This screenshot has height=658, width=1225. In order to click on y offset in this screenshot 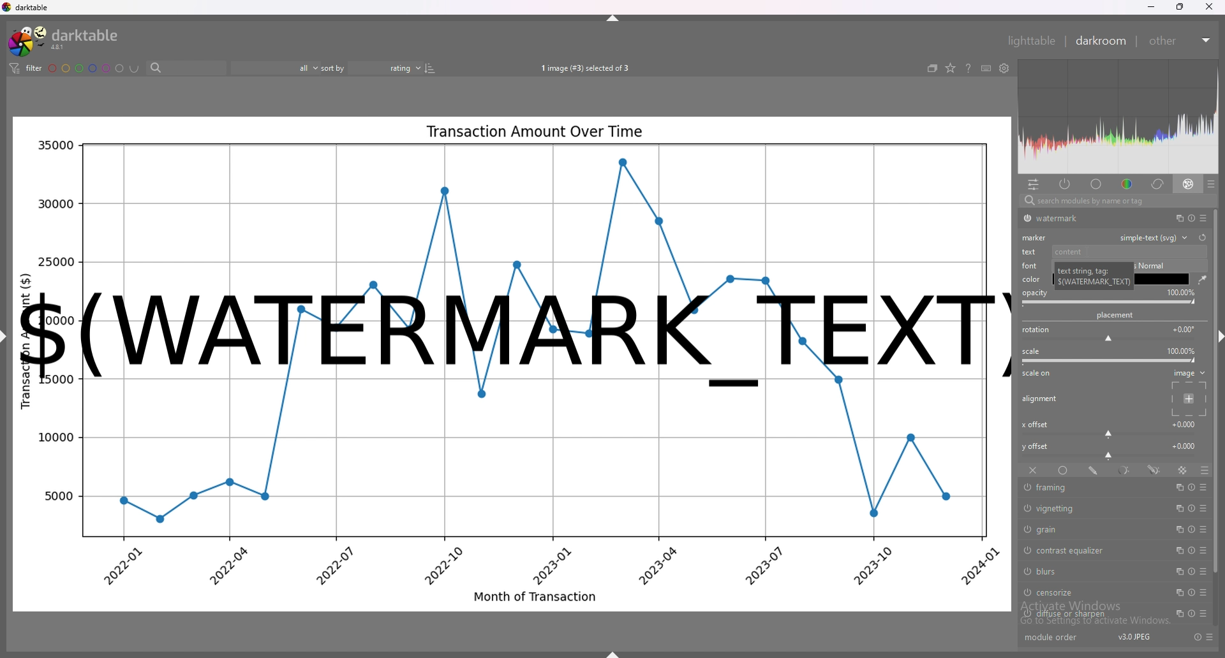, I will do `click(1037, 446)`.